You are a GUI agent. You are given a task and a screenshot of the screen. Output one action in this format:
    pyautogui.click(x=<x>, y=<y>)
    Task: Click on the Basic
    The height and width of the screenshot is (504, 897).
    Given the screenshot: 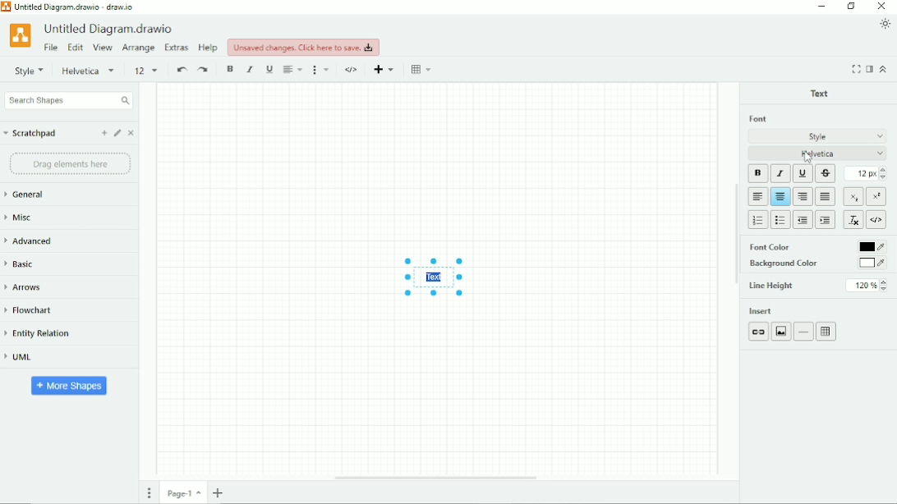 What is the action you would take?
    pyautogui.click(x=31, y=263)
    